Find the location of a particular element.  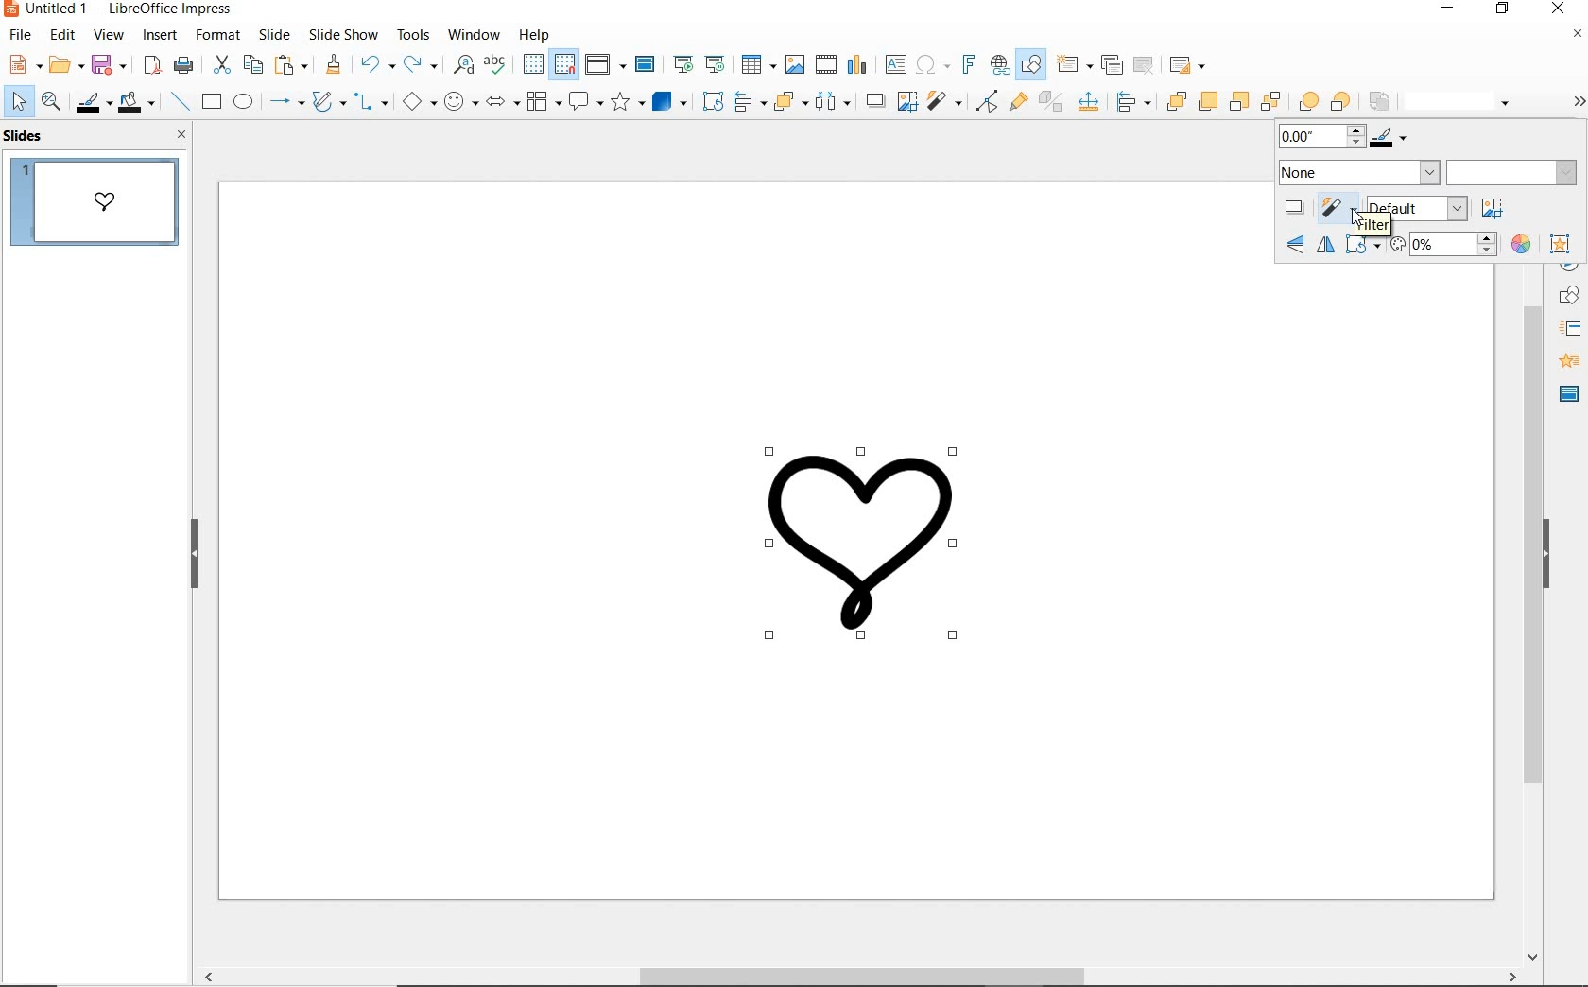

stars and banners is located at coordinates (626, 101).